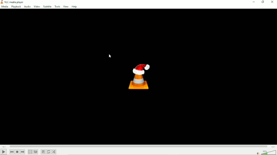 The height and width of the screenshot is (155, 277). Describe the element at coordinates (65, 7) in the screenshot. I see `View` at that location.